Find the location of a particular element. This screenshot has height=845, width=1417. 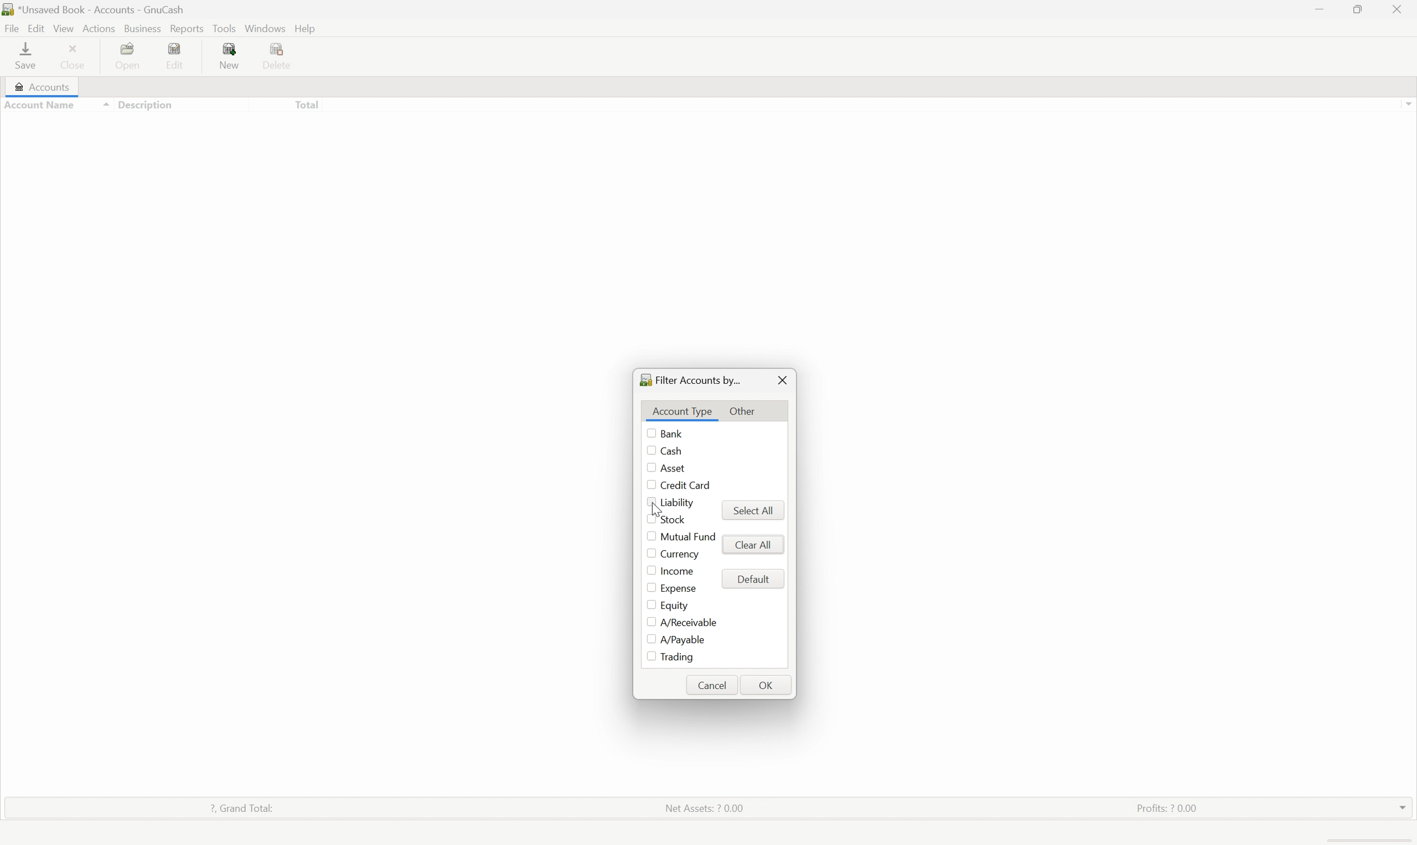

Close is located at coordinates (76, 54).